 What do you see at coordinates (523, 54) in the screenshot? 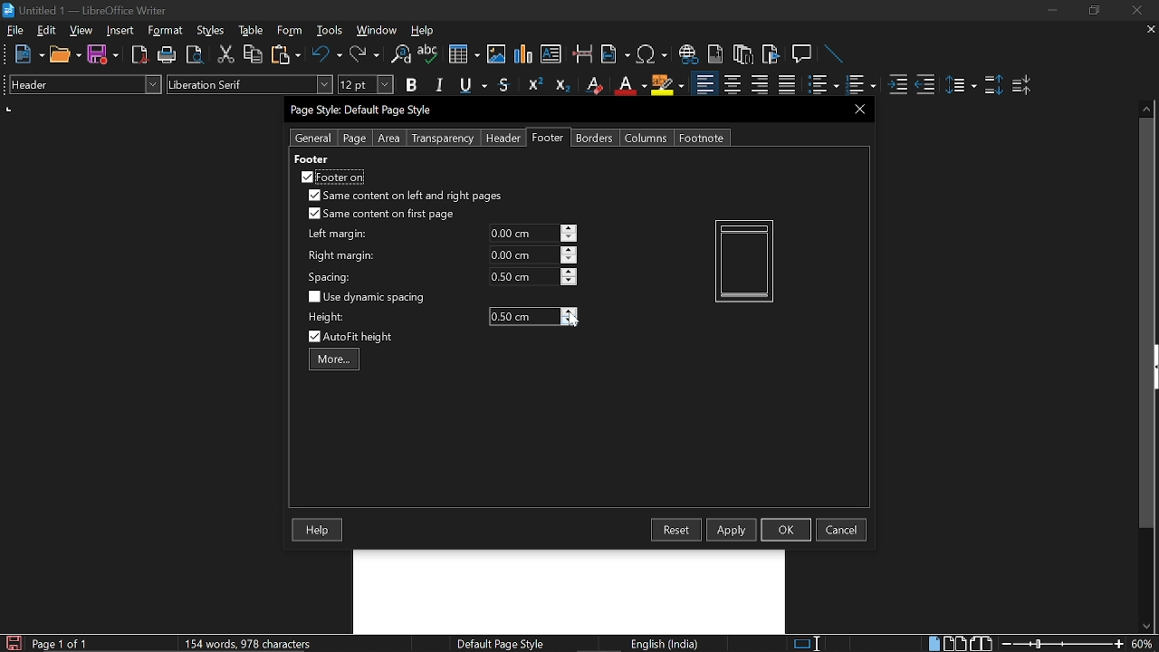
I see `insert diagram` at bounding box center [523, 54].